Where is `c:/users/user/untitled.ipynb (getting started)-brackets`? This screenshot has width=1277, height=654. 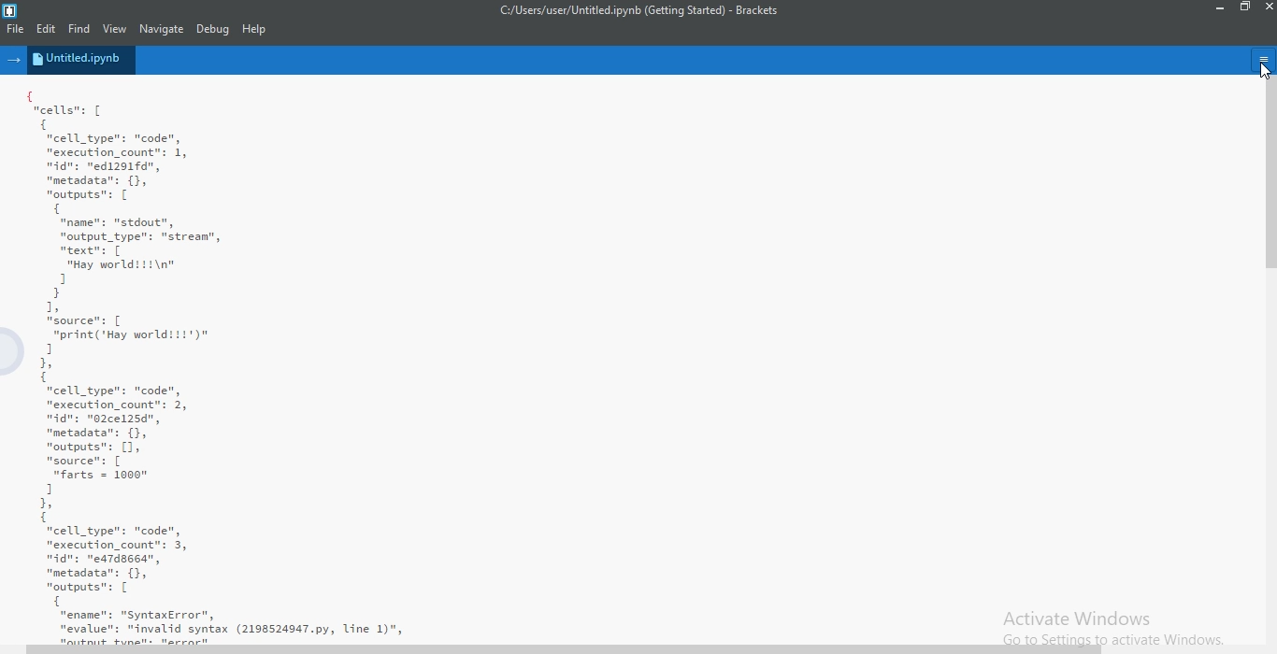
c:/users/user/untitled.ipynb (getting started)-brackets is located at coordinates (637, 13).